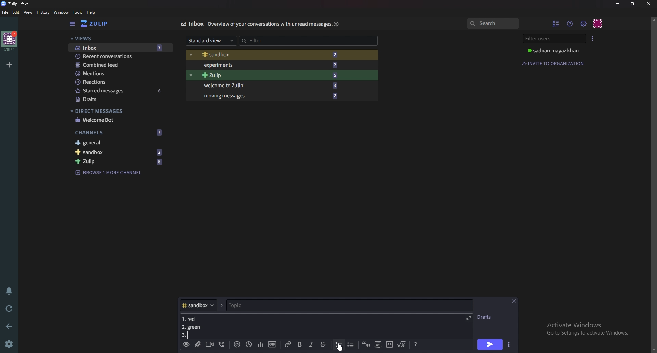  What do you see at coordinates (269, 86) in the screenshot?
I see `Welcome to Zulip` at bounding box center [269, 86].